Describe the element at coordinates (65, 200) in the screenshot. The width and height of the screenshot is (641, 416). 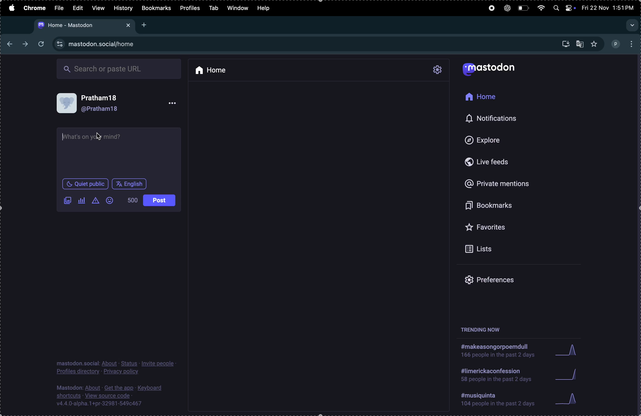
I see `add image` at that location.